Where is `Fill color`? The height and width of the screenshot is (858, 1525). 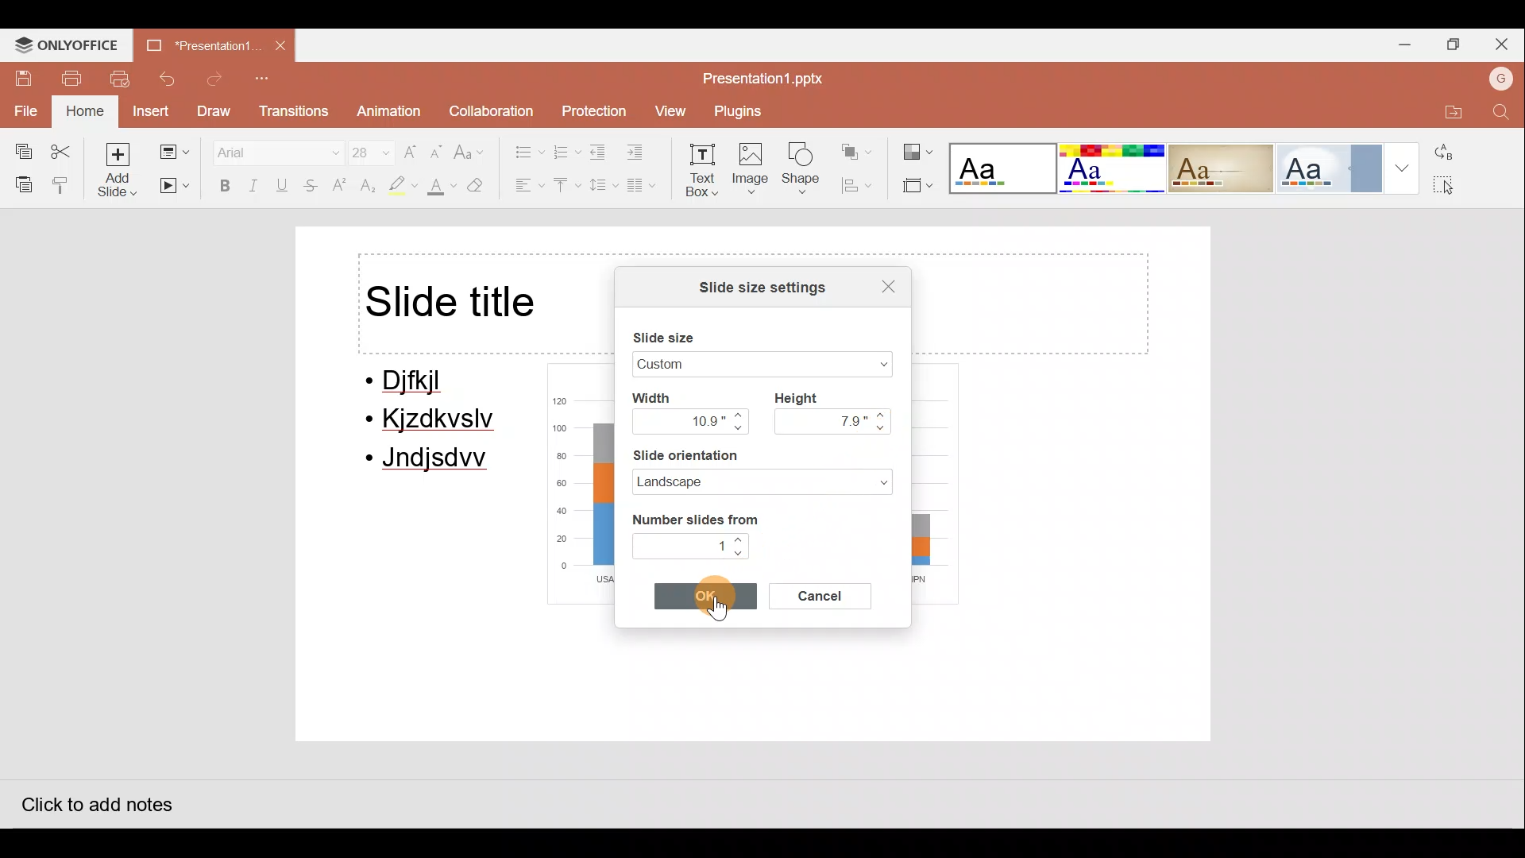 Fill color is located at coordinates (439, 189).